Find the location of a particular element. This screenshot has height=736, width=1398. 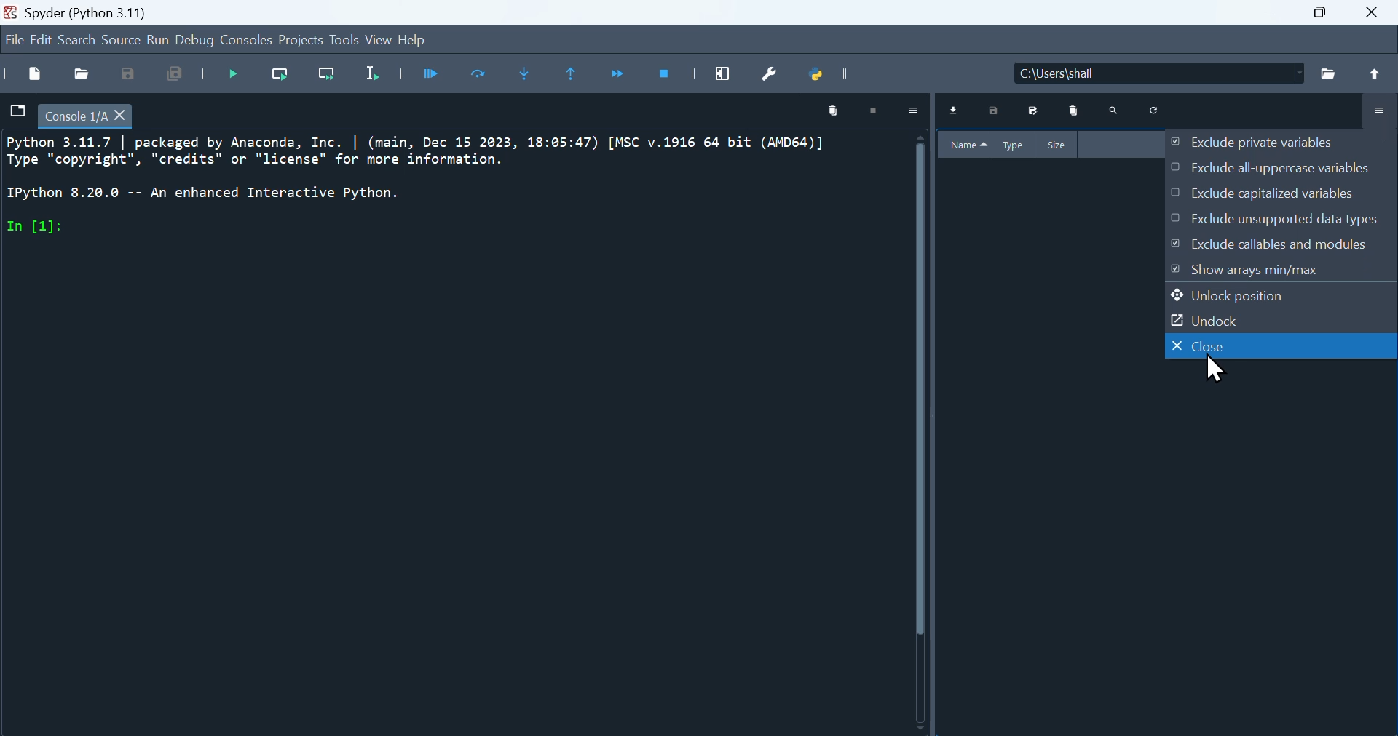

Refresh is located at coordinates (1156, 112).